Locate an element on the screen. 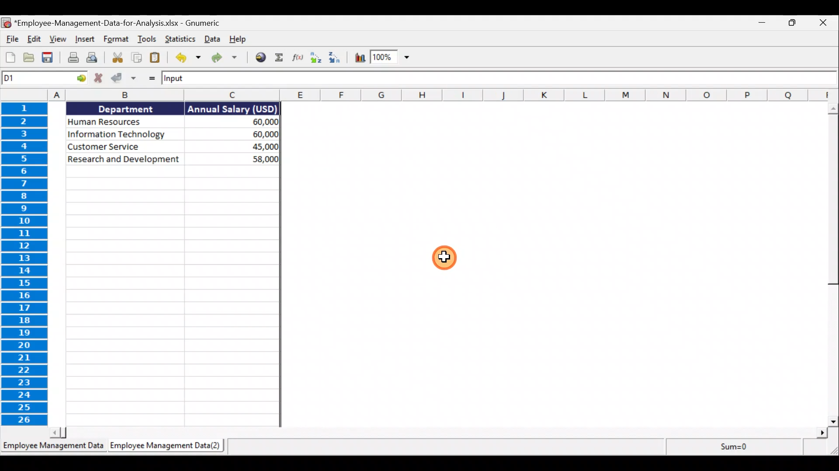 The width and height of the screenshot is (839, 471). Tools is located at coordinates (148, 38).